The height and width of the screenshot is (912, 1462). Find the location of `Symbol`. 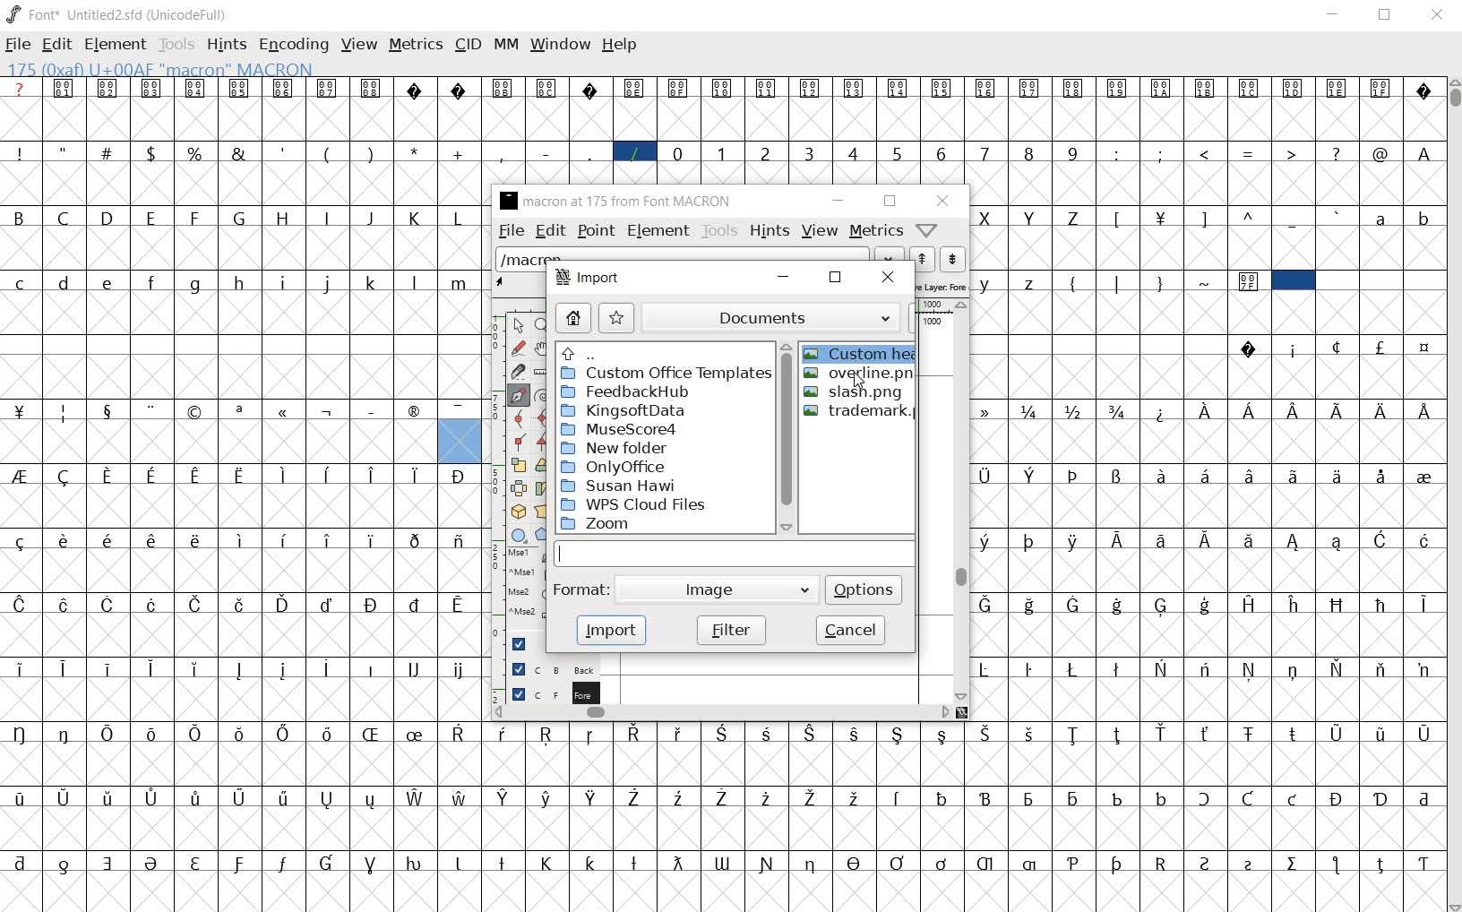

Symbol is located at coordinates (767, 734).